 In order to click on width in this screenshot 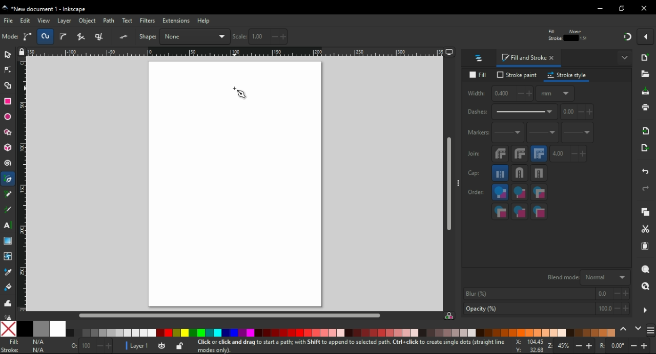, I will do `click(499, 94)`.